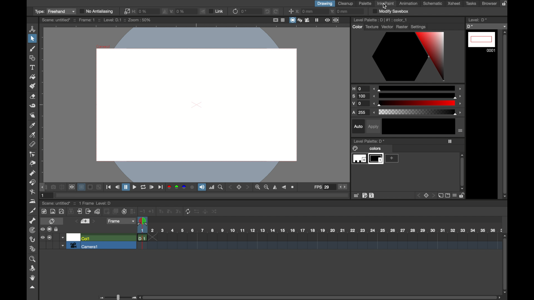 The height and width of the screenshot is (300, 534). Describe the element at coordinates (202, 11) in the screenshot. I see `flip vertically` at that location.